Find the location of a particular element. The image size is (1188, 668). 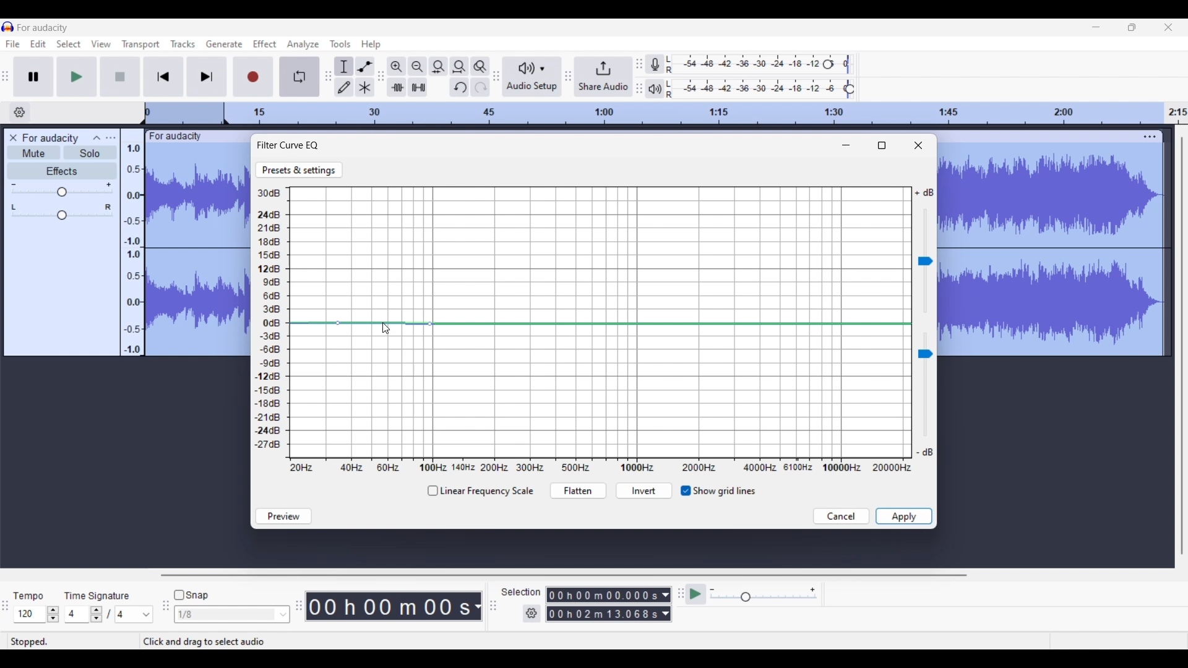

Effect menu is located at coordinates (264, 43).